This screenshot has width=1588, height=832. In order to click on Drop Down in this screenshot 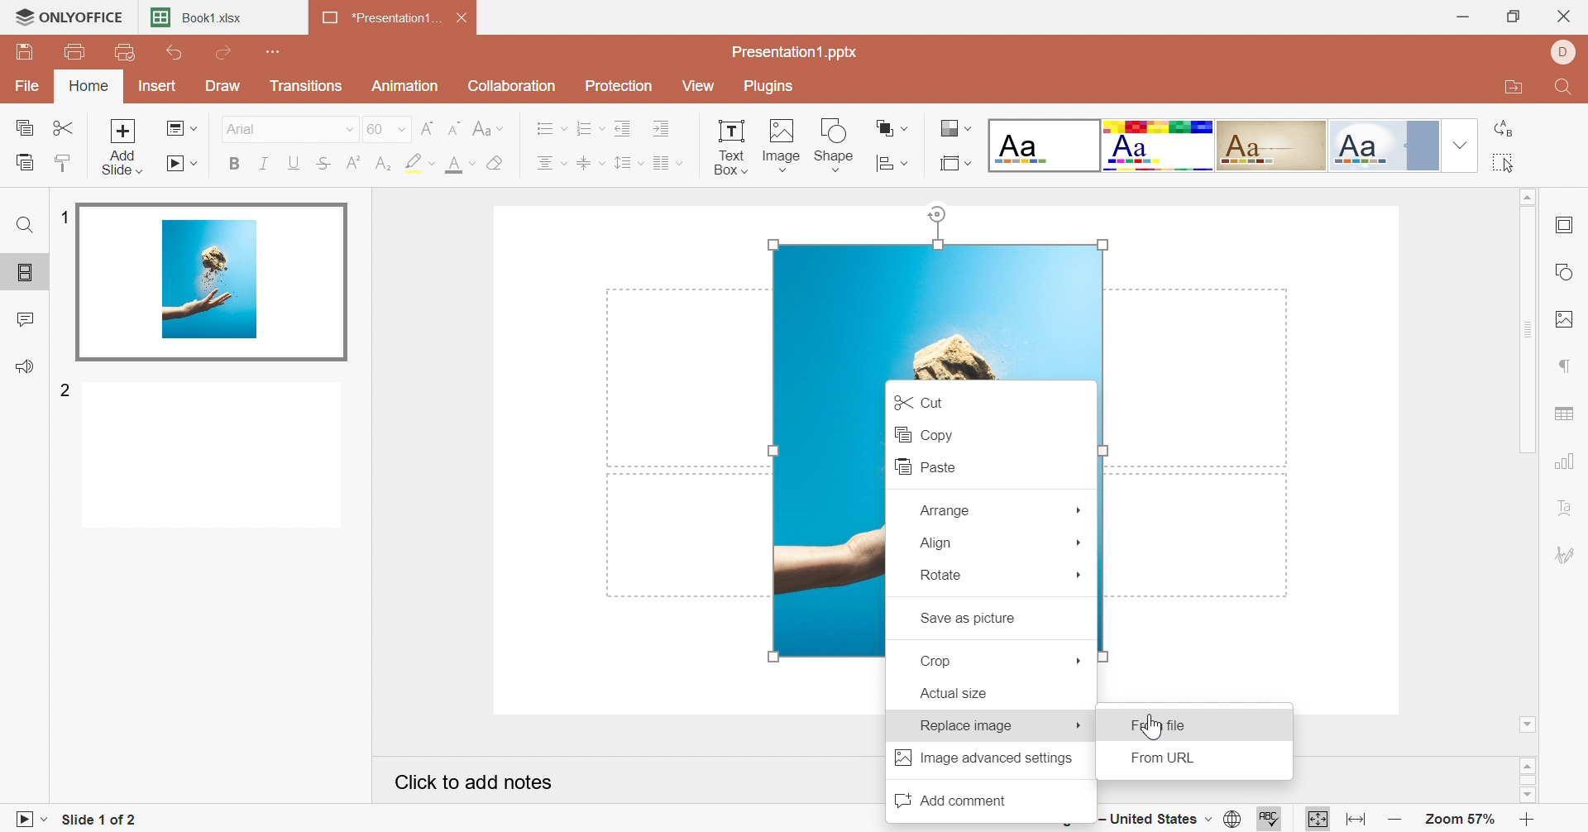, I will do `click(1456, 145)`.